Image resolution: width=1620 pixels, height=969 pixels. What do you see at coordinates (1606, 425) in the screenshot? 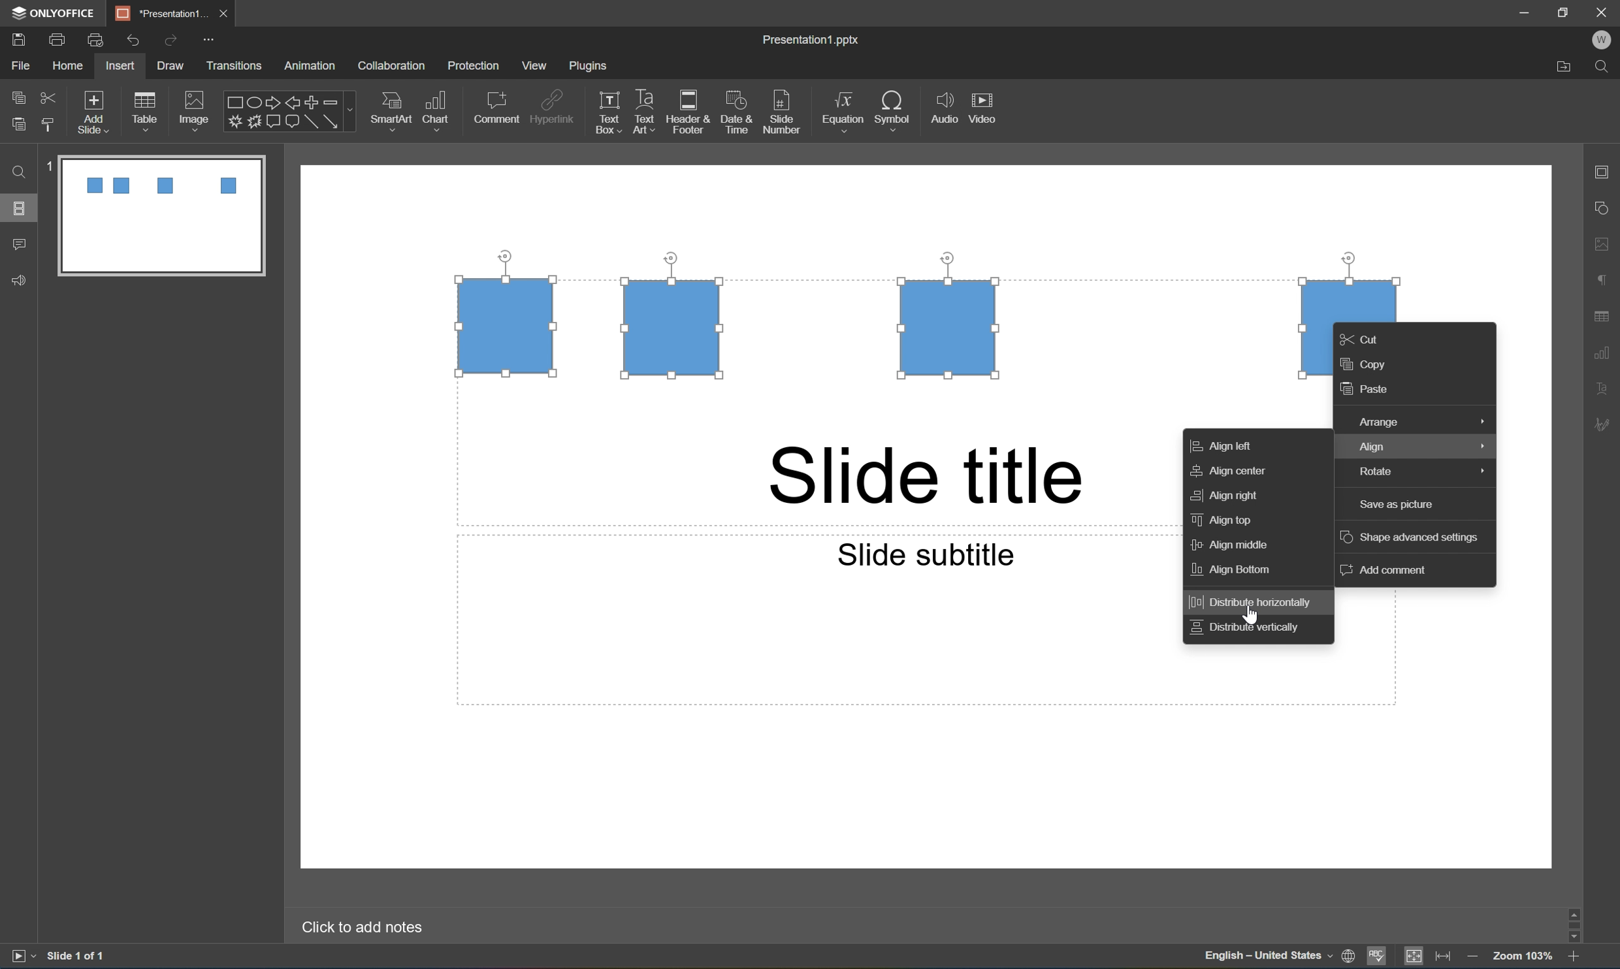
I see `signature settings` at bounding box center [1606, 425].